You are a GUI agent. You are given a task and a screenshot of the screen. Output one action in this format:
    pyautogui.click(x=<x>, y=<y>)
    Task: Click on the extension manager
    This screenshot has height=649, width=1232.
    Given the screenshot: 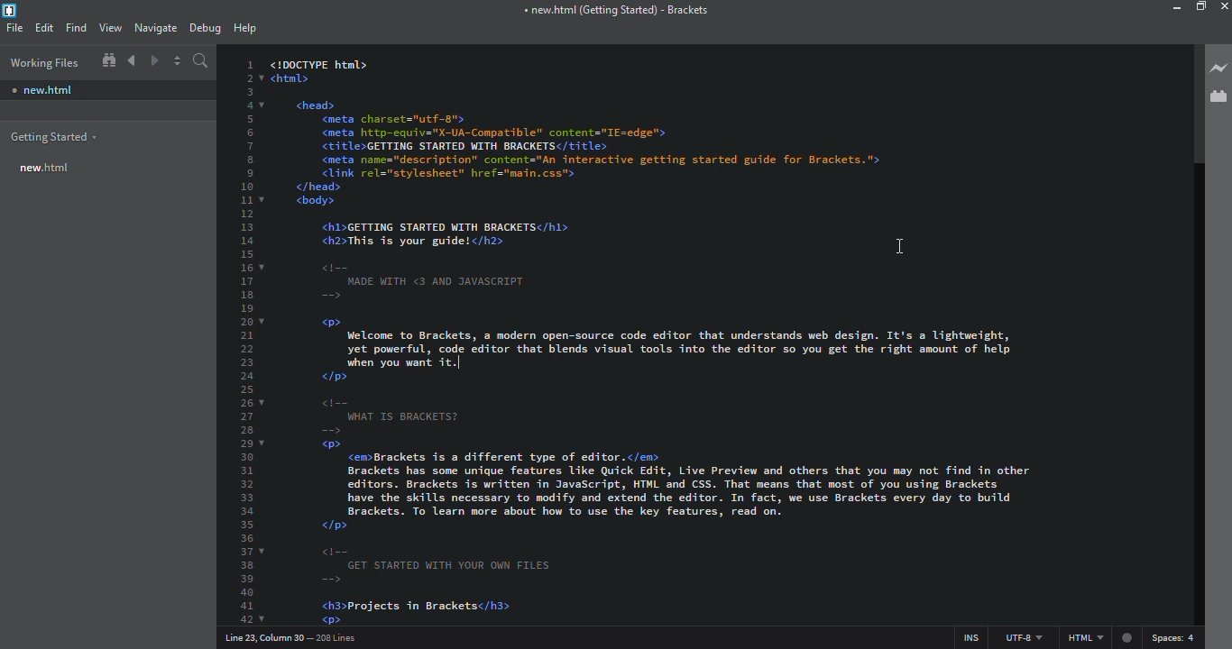 What is the action you would take?
    pyautogui.click(x=1219, y=96)
    